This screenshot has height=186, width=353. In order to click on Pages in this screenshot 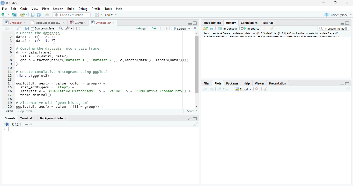, I will do `click(153, 29)`.